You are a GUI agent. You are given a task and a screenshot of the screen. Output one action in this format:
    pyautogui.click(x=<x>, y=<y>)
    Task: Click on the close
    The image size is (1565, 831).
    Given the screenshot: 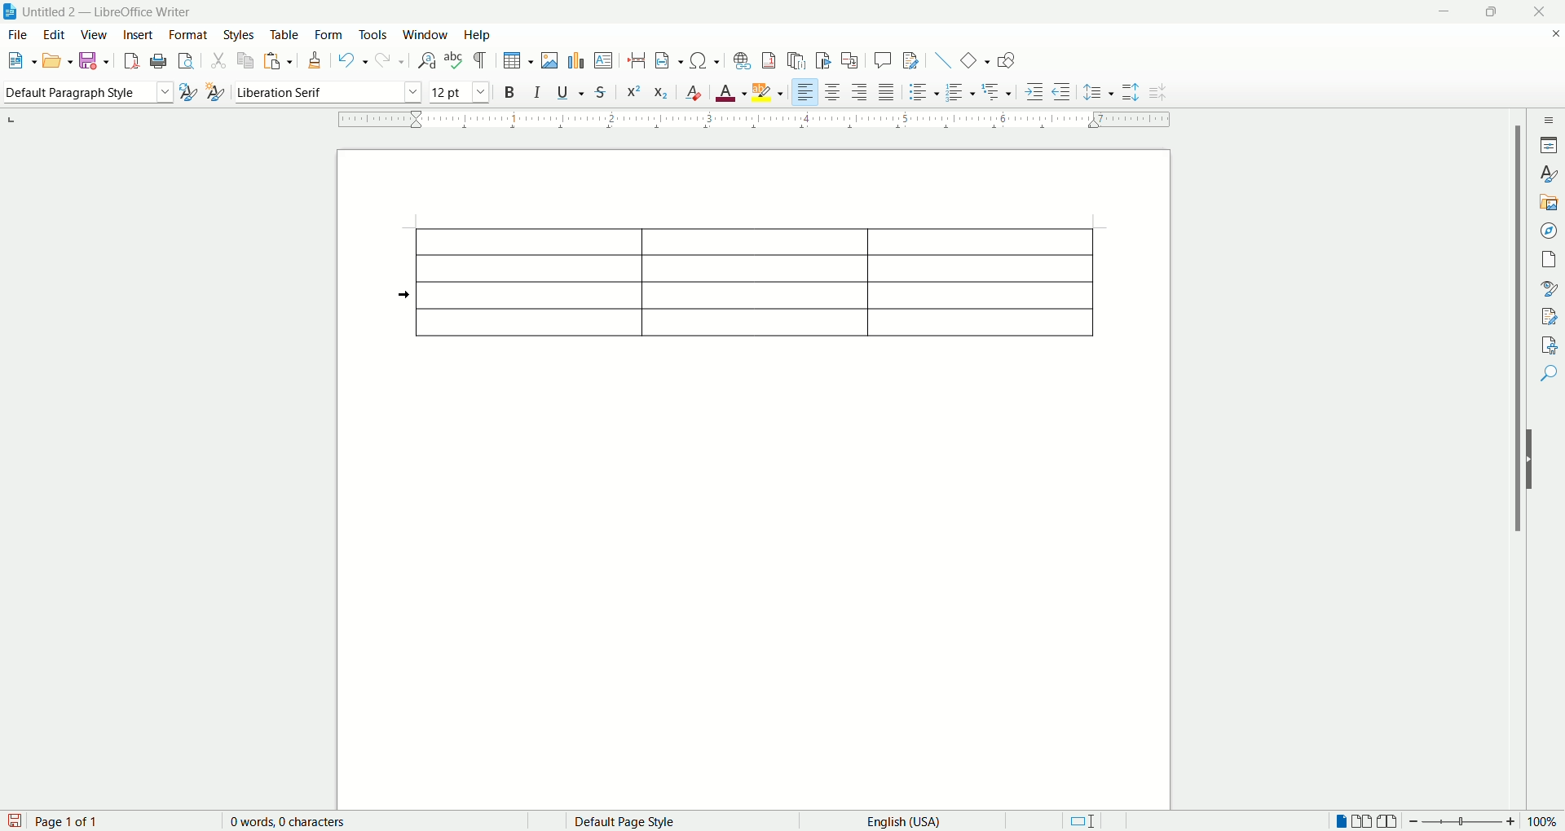 What is the action you would take?
    pyautogui.click(x=1544, y=12)
    